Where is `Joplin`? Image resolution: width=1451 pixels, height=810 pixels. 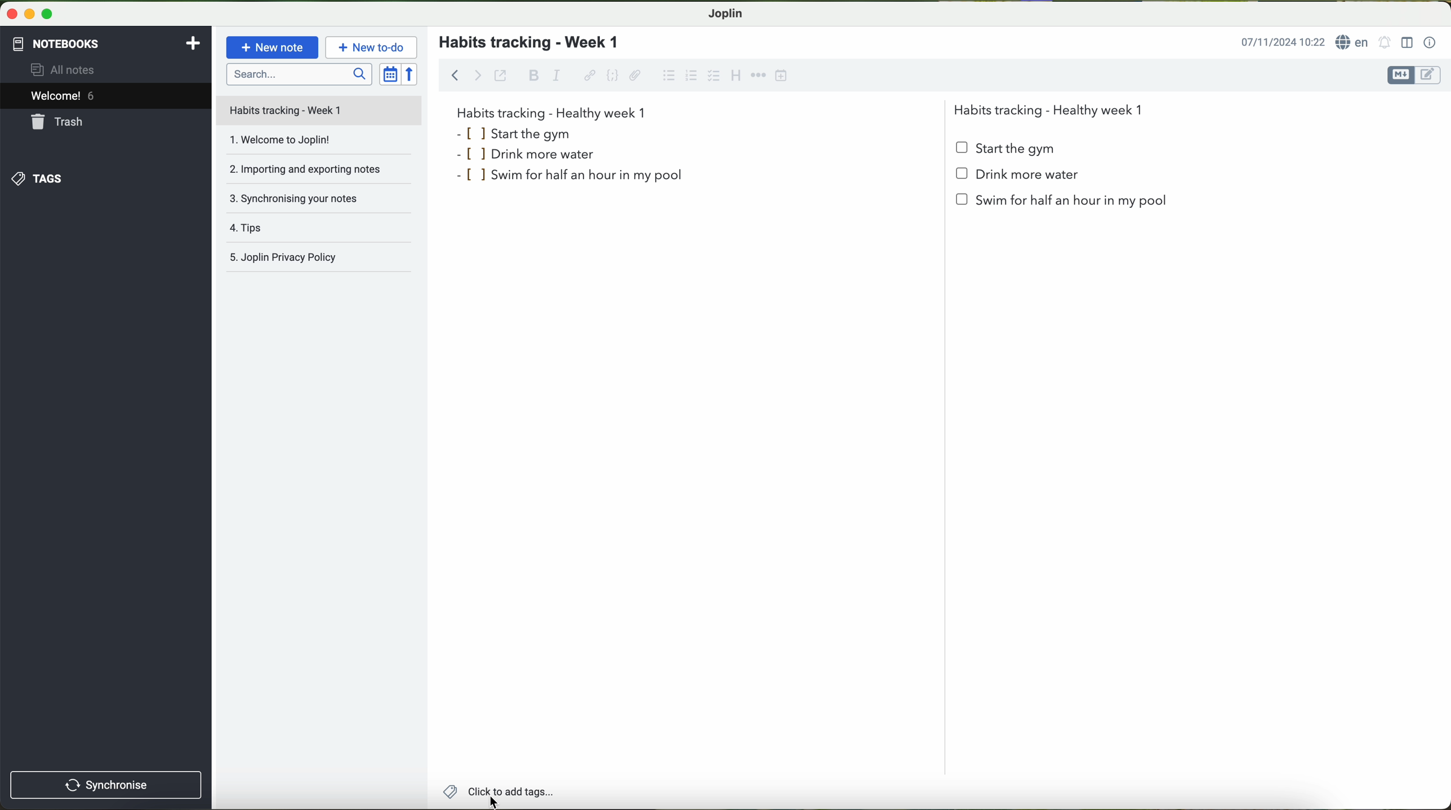
Joplin is located at coordinates (724, 14).